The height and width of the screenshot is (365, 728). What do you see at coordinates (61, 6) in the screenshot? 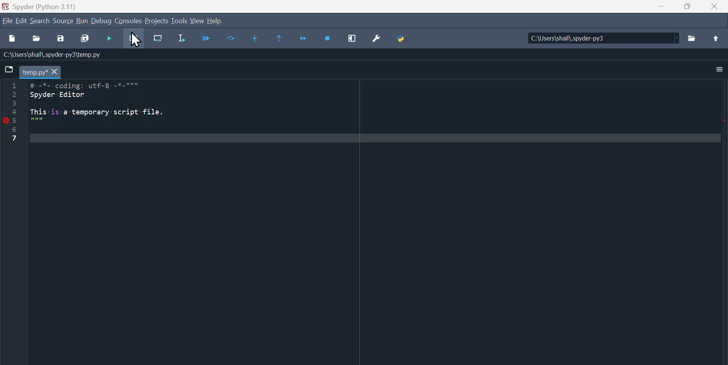
I see `Spyder (Python 3.11)` at bounding box center [61, 6].